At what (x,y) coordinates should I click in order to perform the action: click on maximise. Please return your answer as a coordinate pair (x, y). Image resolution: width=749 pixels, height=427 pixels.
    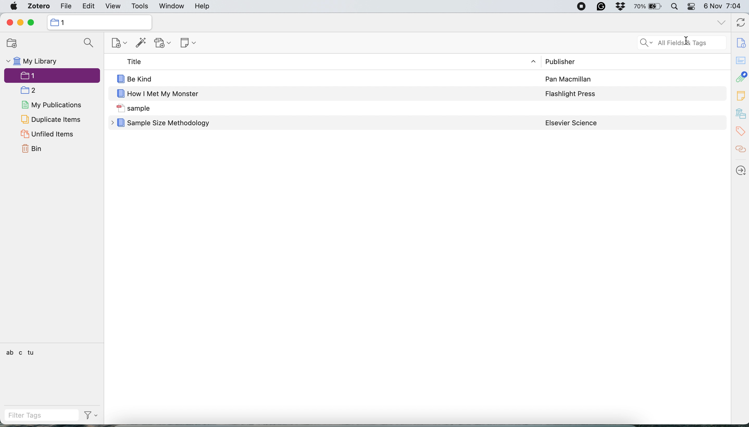
    Looking at the image, I should click on (33, 23).